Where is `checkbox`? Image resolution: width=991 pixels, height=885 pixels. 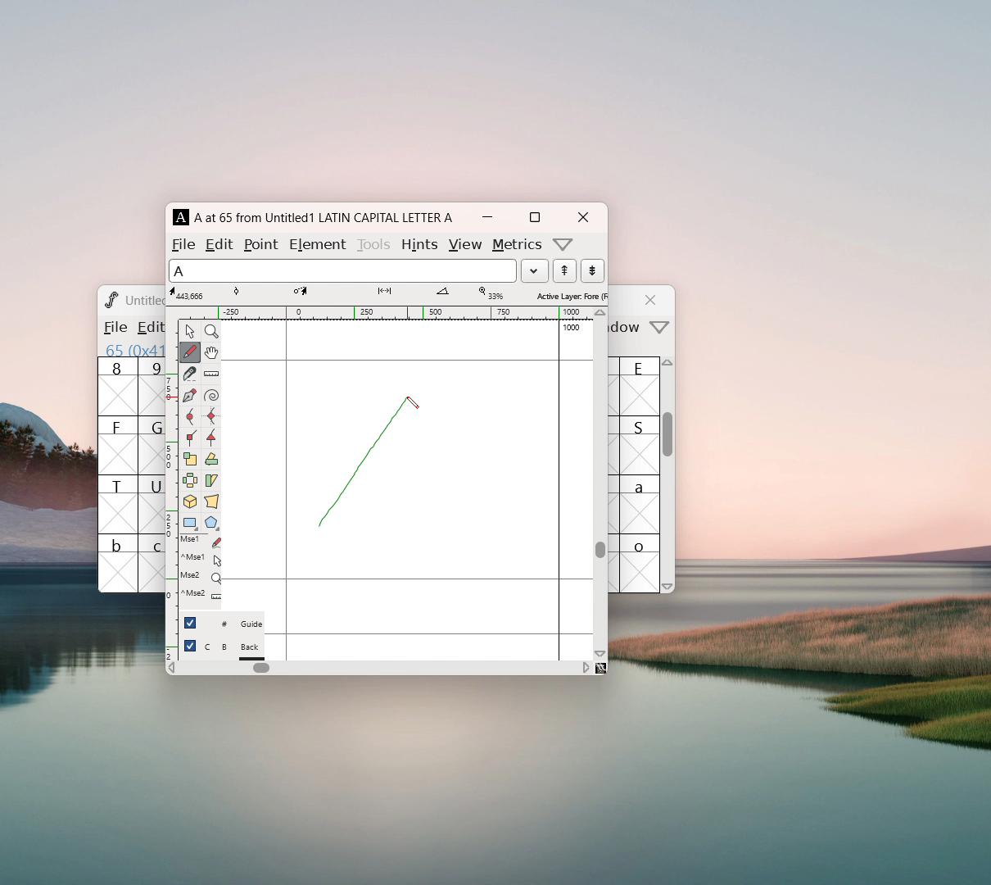
checkbox is located at coordinates (190, 622).